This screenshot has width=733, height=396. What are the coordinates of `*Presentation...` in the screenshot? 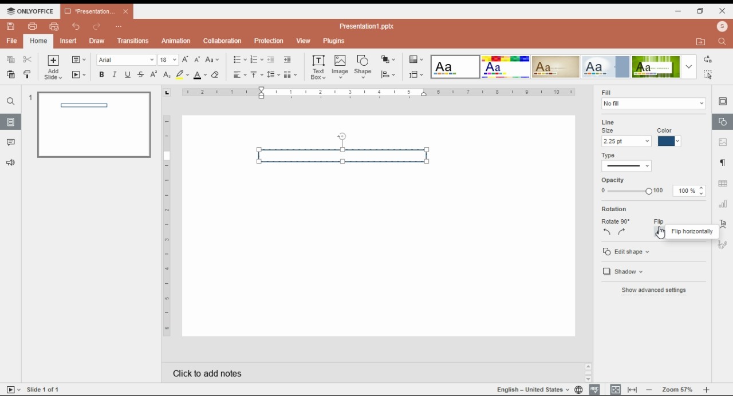 It's located at (87, 11).